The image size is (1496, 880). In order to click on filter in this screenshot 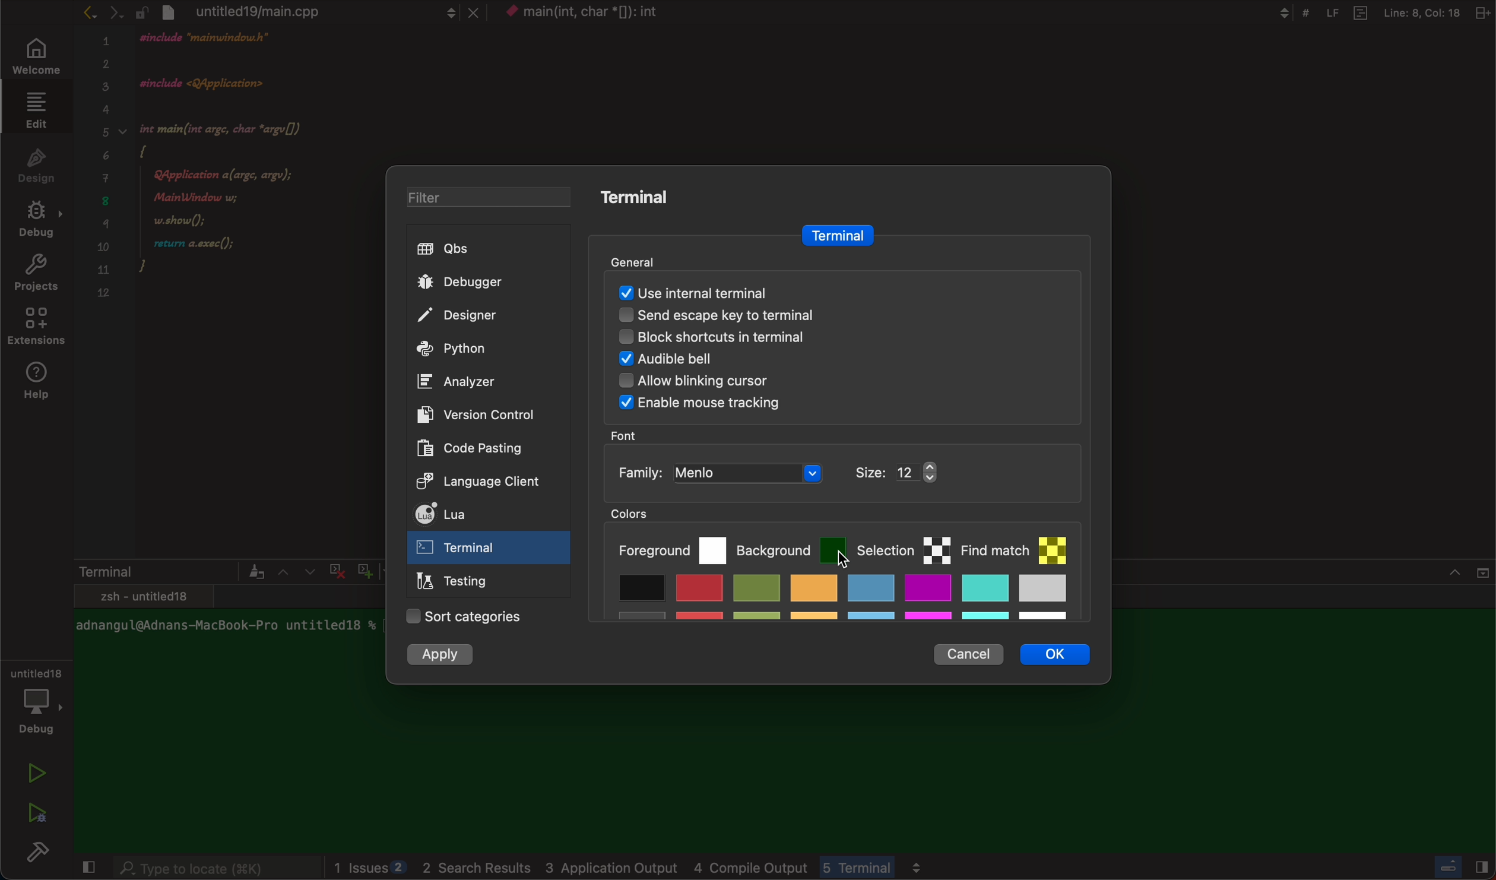, I will do `click(479, 199)`.